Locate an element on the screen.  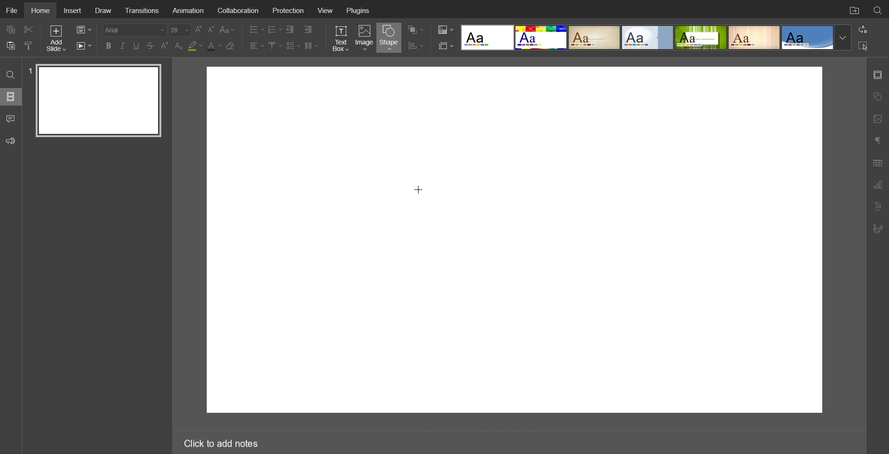
Slide 1 is located at coordinates (99, 101).